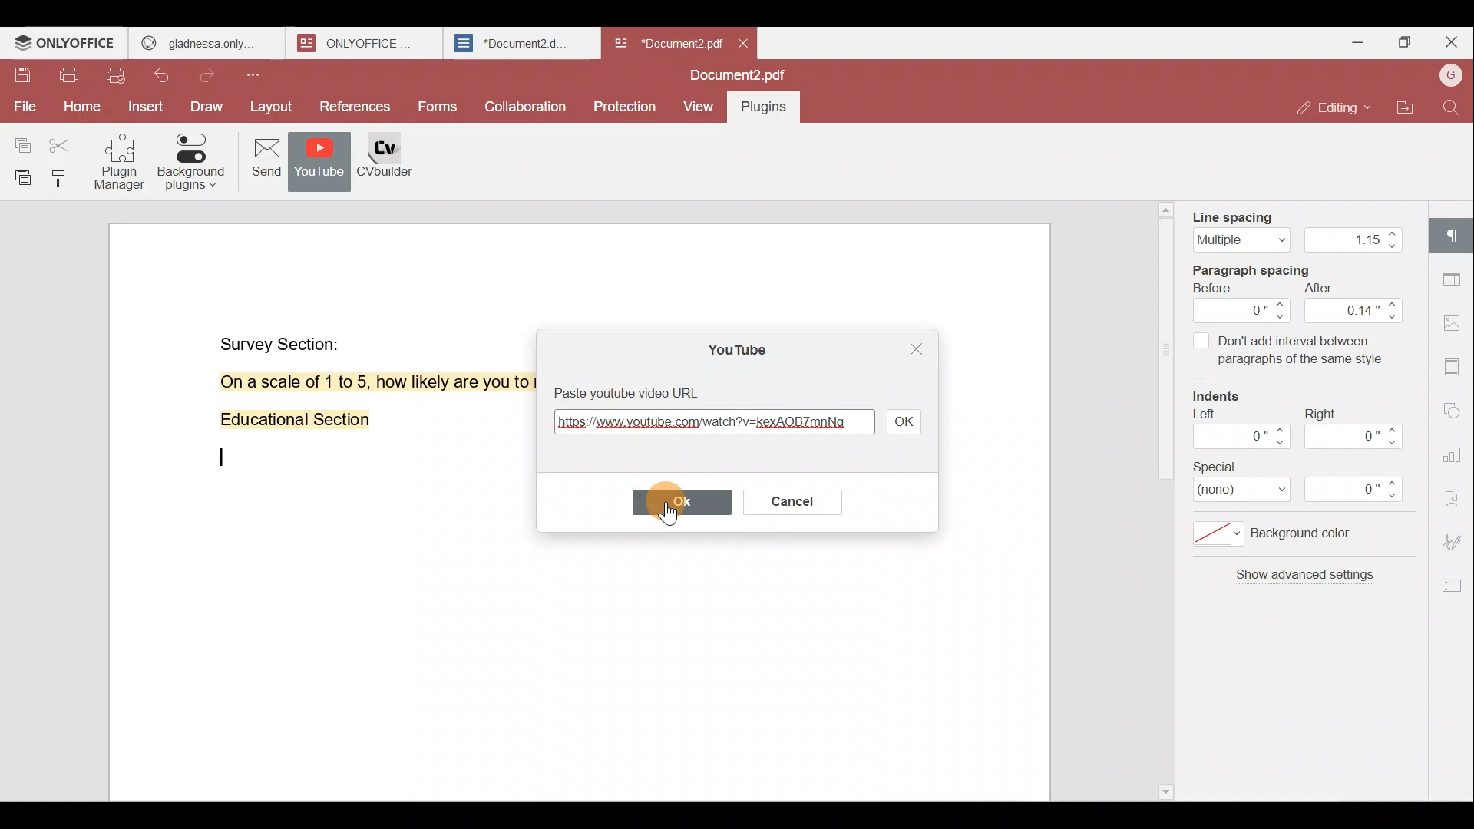 Image resolution: width=1474 pixels, height=829 pixels. Describe the element at coordinates (1456, 447) in the screenshot. I see `Chart settings` at that location.